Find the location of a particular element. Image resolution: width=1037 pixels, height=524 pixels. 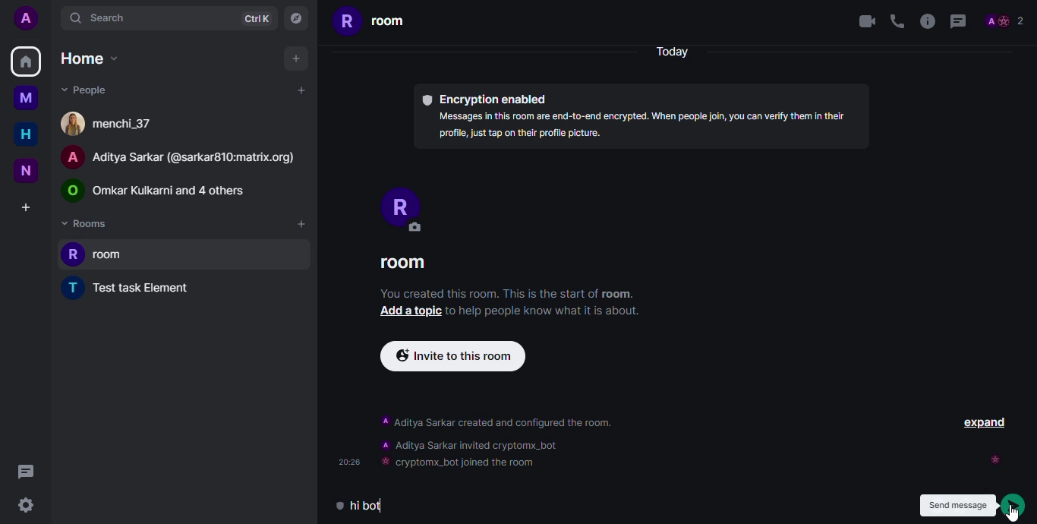

video call is located at coordinates (861, 22).